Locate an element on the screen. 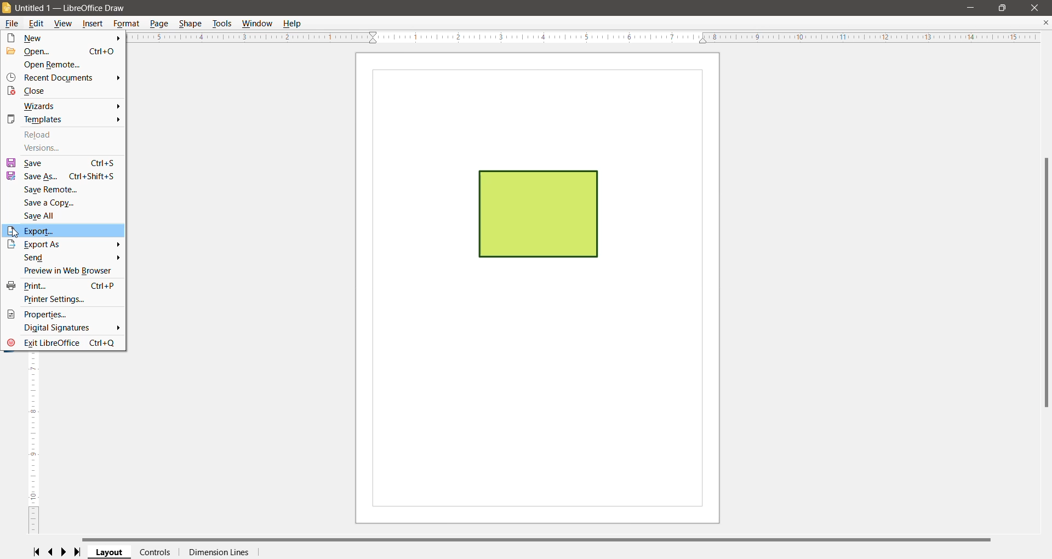 This screenshot has width=1052, height=559. Layout is located at coordinates (110, 552).